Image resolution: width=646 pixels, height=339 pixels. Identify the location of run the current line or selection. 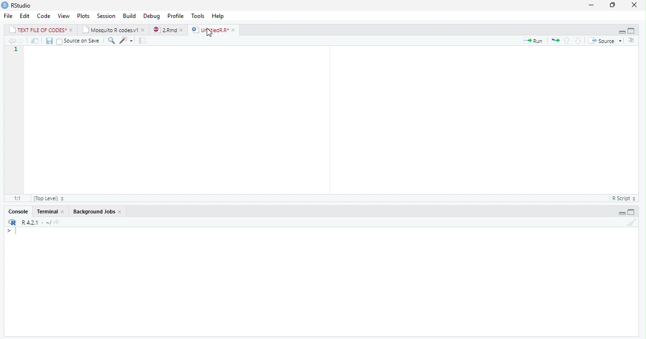
(533, 41).